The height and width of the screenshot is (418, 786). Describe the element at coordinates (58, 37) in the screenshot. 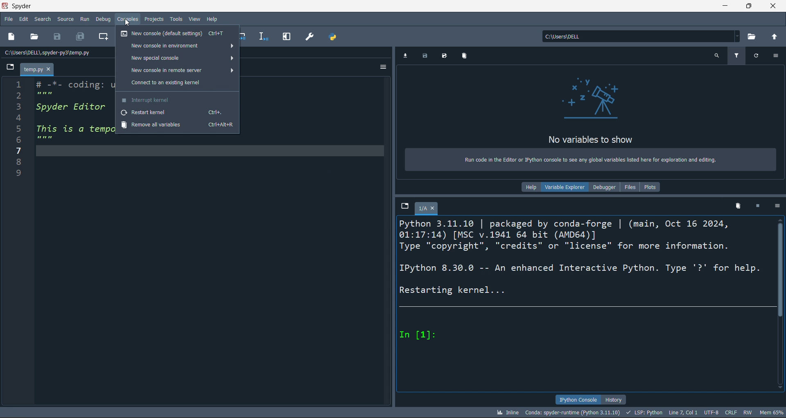

I see `save` at that location.